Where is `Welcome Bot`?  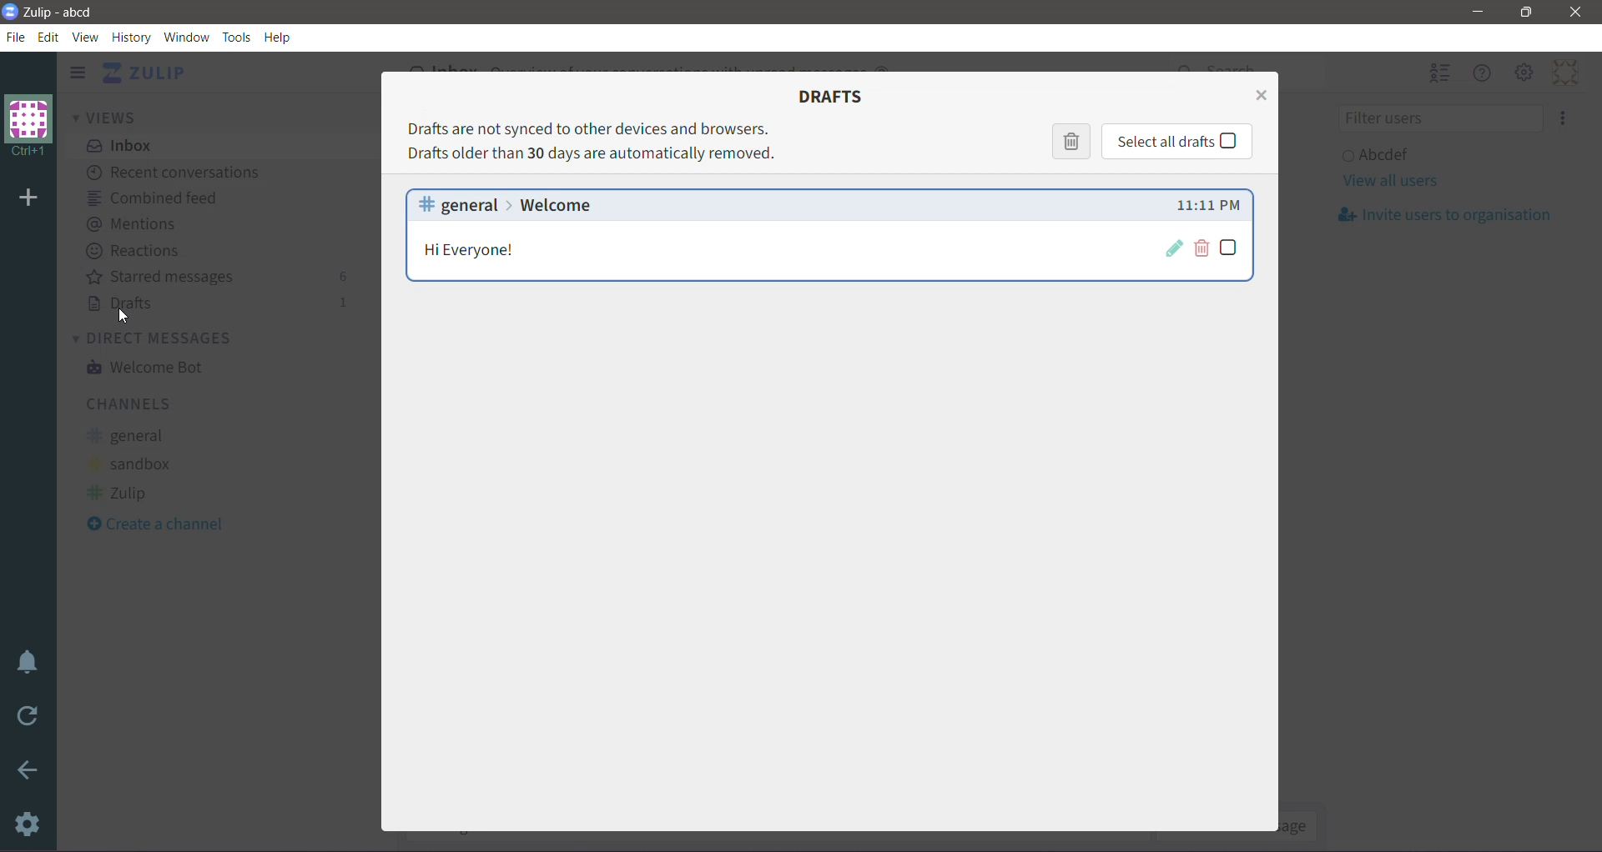 Welcome Bot is located at coordinates (149, 368).